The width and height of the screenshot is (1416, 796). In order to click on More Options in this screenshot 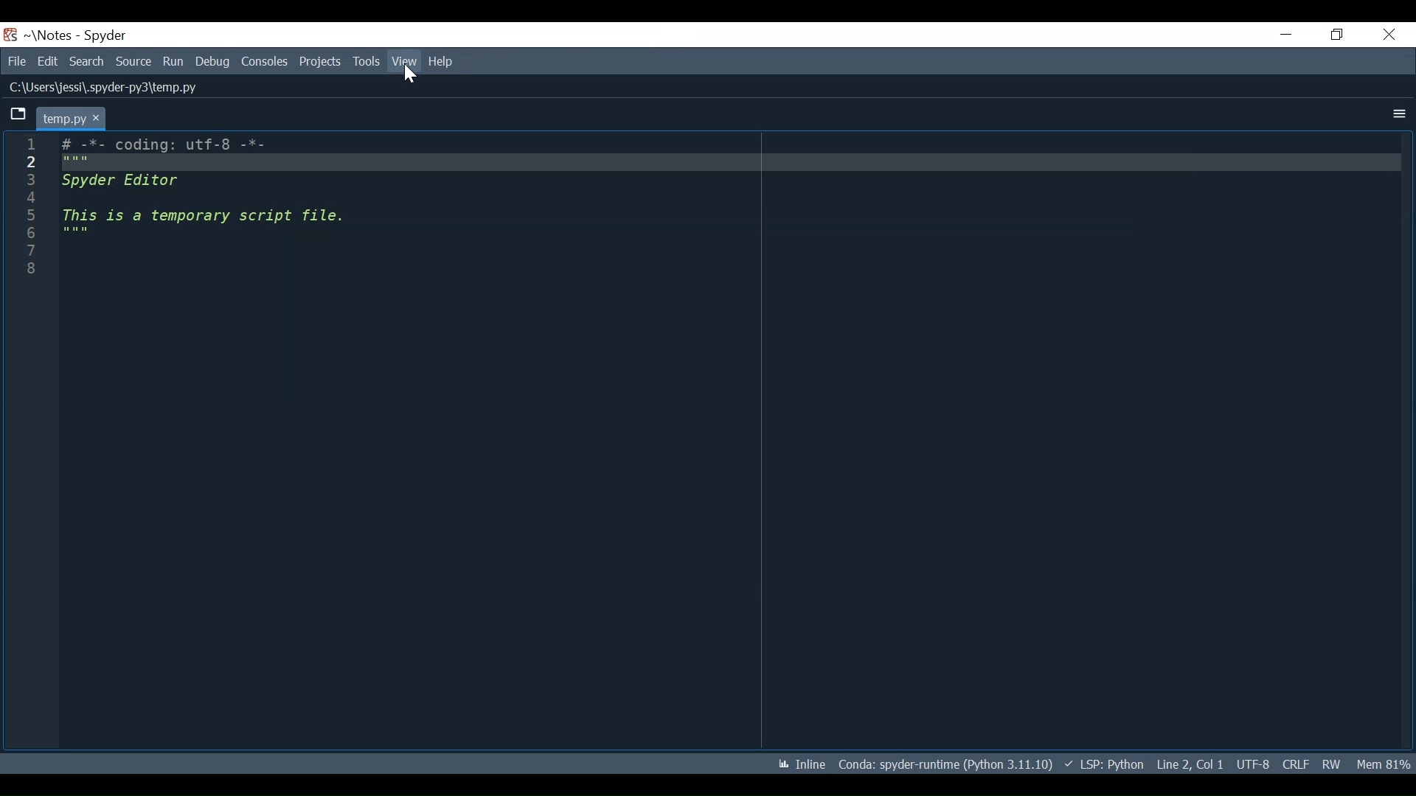, I will do `click(1399, 115)`.